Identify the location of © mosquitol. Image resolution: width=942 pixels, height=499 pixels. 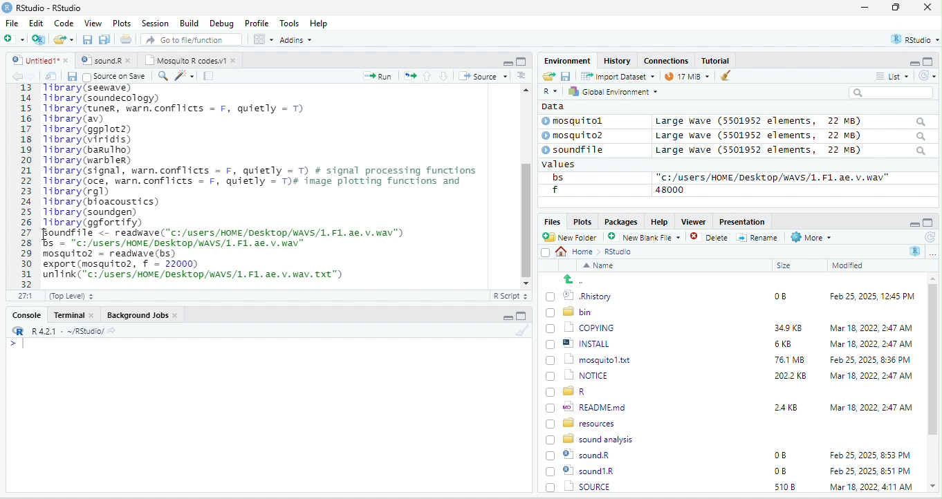
(582, 121).